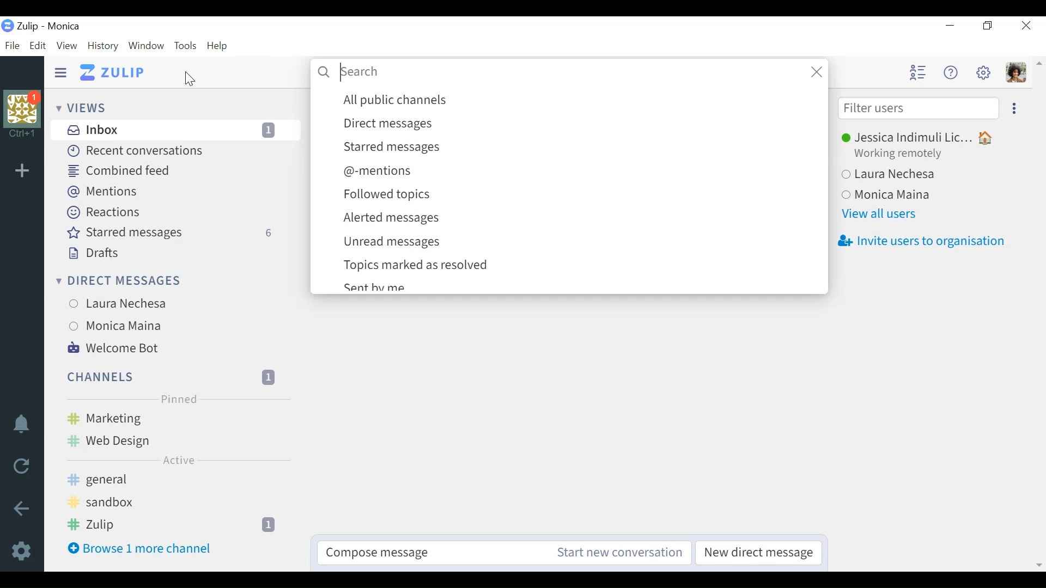 The width and height of the screenshot is (1046, 588). I want to click on Help, so click(953, 71).